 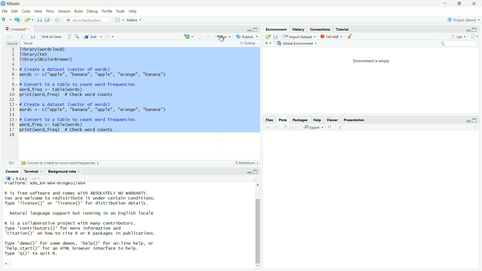 I want to click on Save Current Document, so click(x=39, y=20).